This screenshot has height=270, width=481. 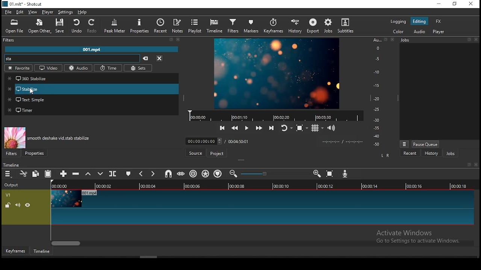 What do you see at coordinates (398, 21) in the screenshot?
I see `logging` at bounding box center [398, 21].